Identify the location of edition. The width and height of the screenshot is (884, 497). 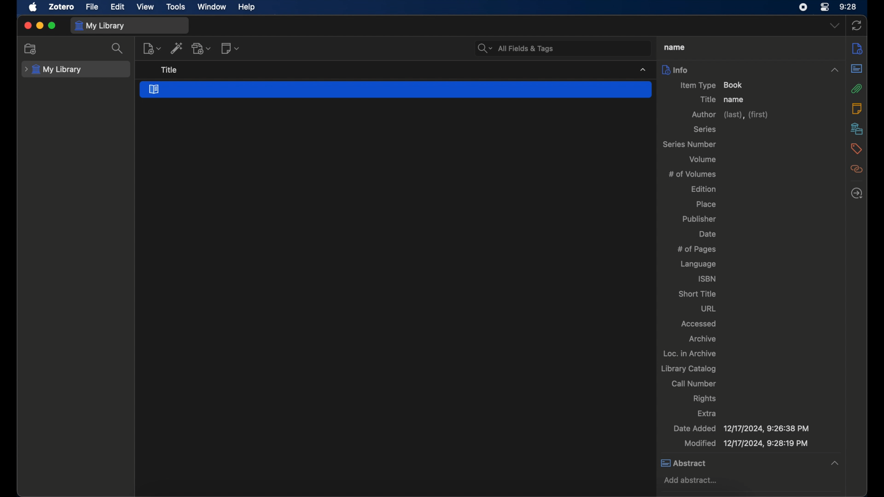
(704, 189).